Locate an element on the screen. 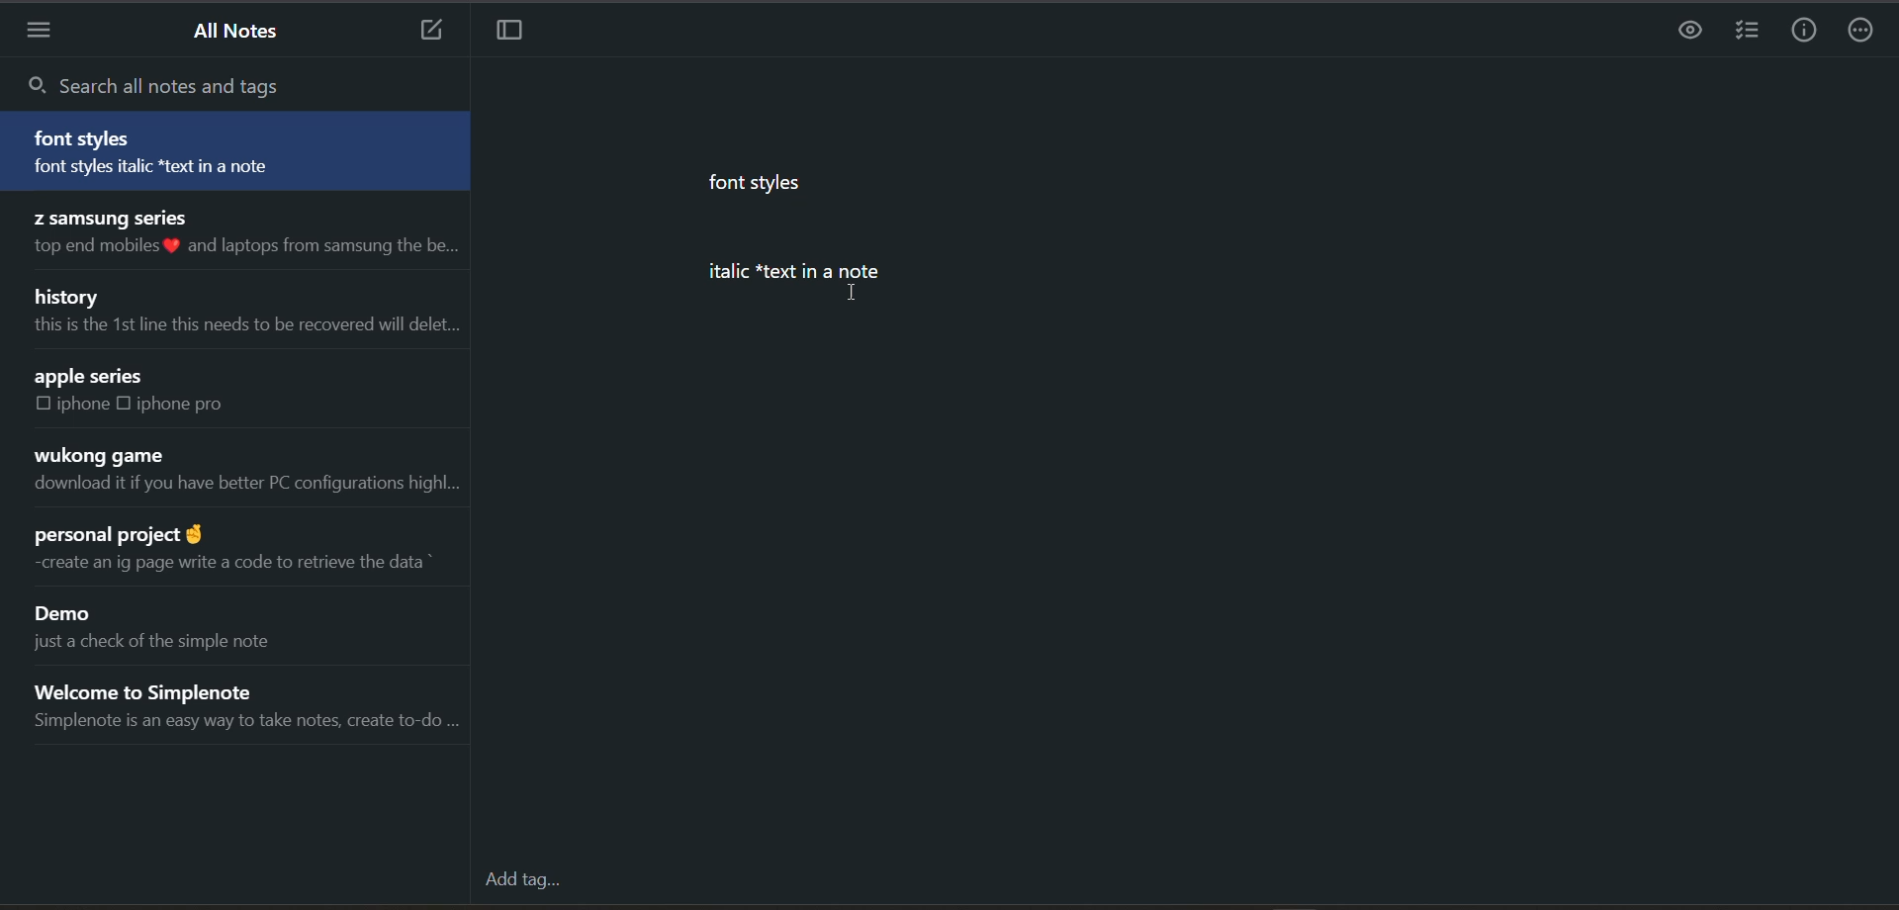 Image resolution: width=1899 pixels, height=910 pixels. note title and preview is located at coordinates (243, 236).